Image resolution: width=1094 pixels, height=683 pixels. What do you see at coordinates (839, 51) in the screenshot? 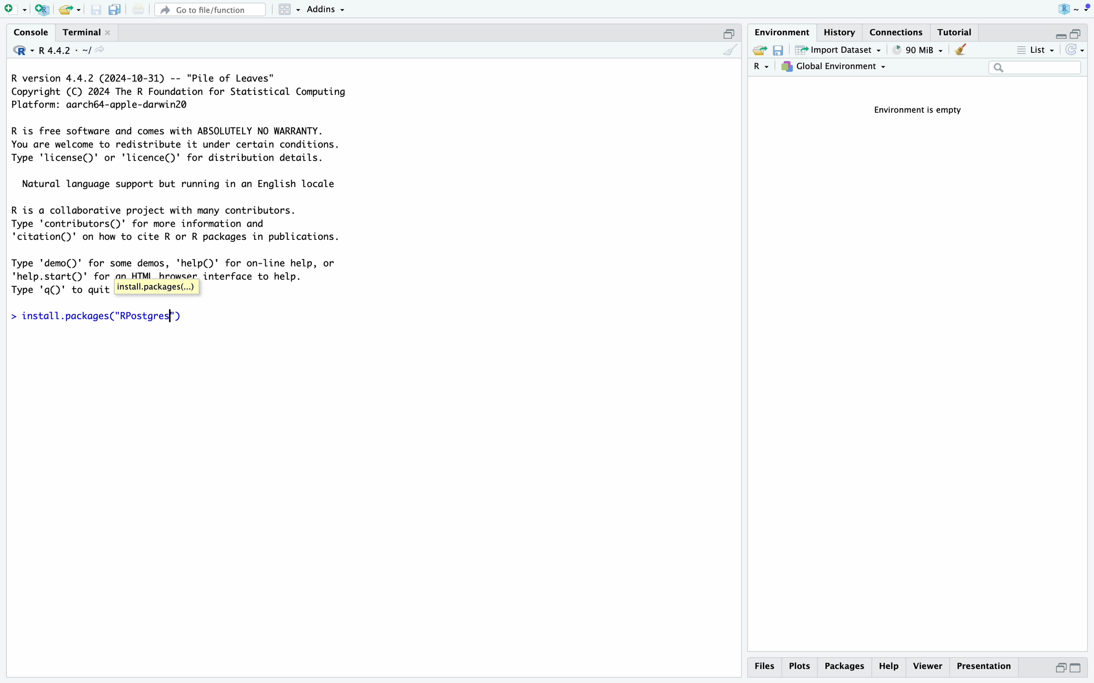
I see `import dataset` at bounding box center [839, 51].